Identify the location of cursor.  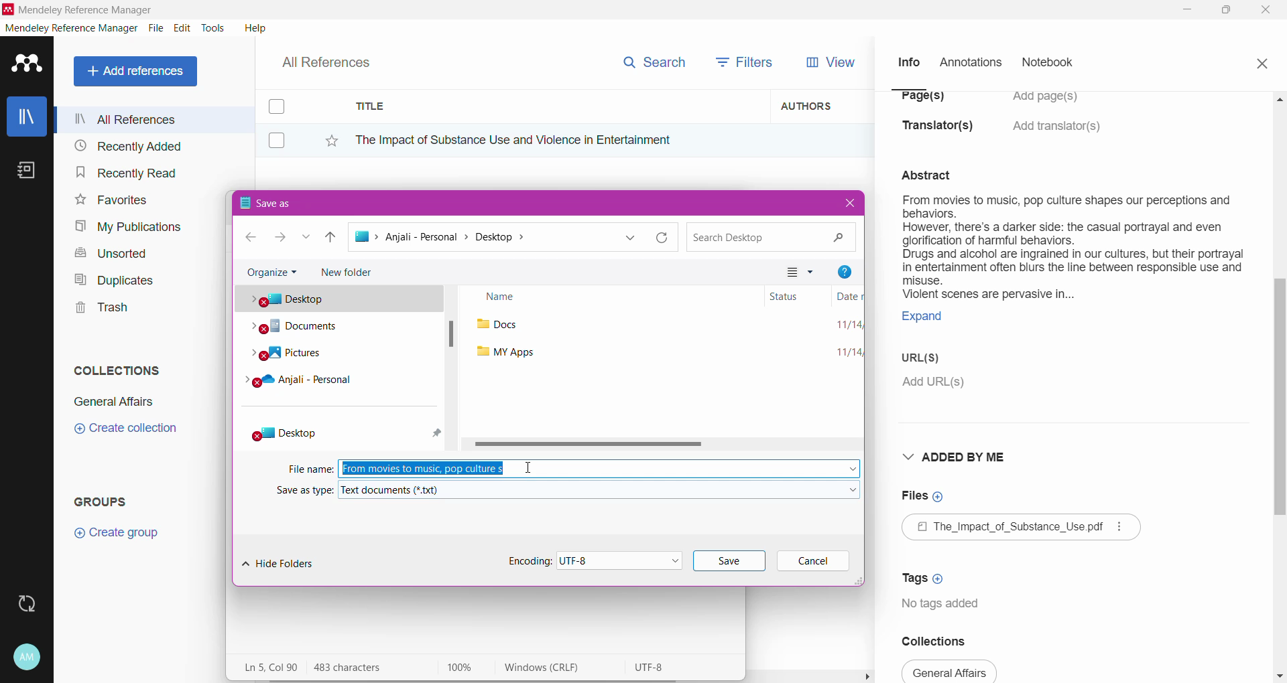
(527, 468).